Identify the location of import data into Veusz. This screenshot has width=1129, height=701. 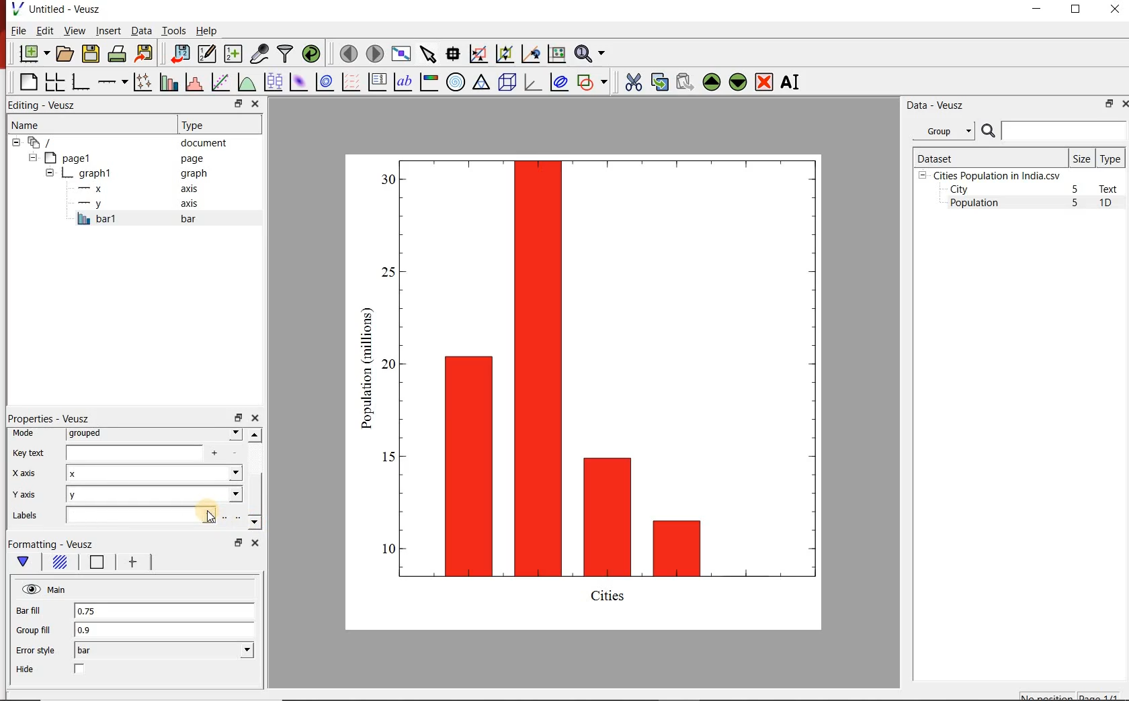
(179, 53).